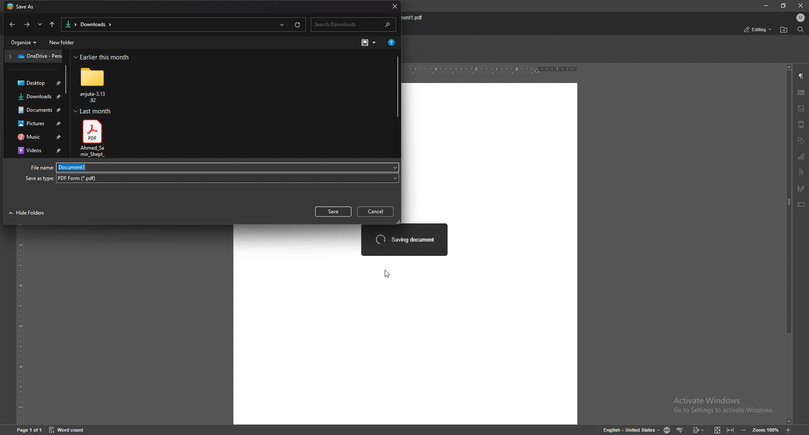 Image resolution: width=809 pixels, height=435 pixels. What do you see at coordinates (27, 213) in the screenshot?
I see `hide folders` at bounding box center [27, 213].